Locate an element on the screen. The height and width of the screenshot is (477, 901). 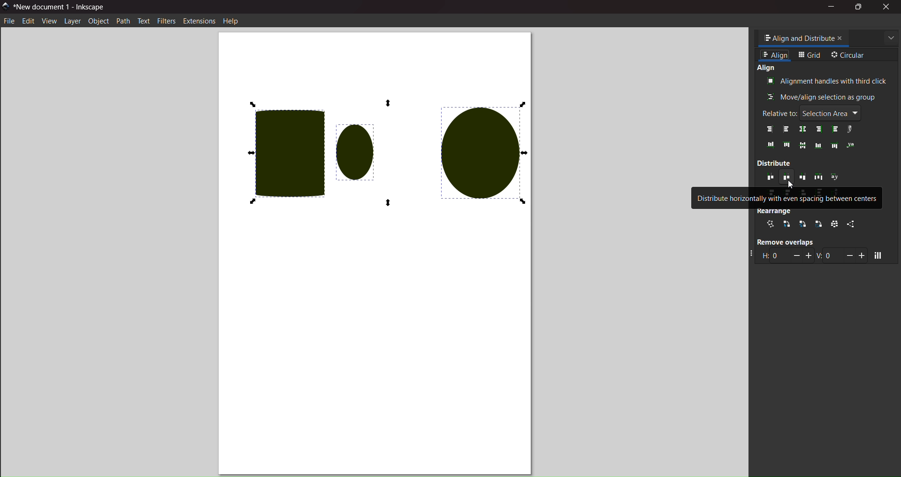
move/align as group is located at coordinates (823, 98).